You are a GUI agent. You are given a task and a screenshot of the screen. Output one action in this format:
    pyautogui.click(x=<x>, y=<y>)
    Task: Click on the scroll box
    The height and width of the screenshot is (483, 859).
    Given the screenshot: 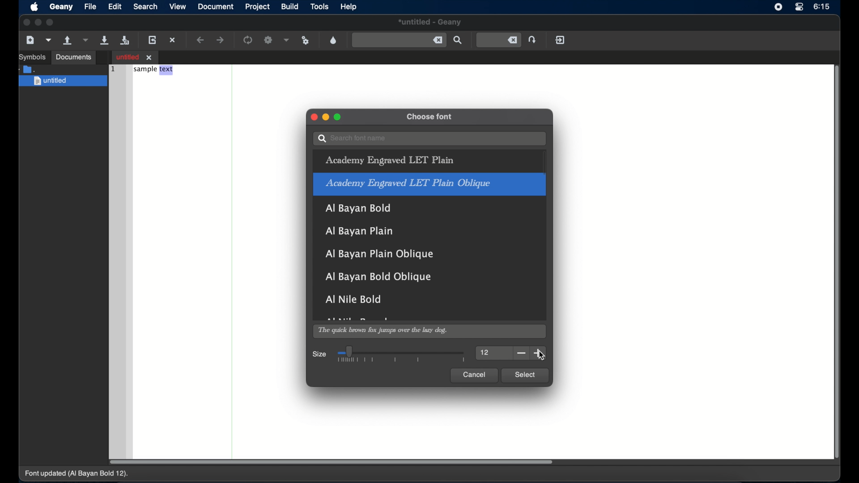 What is the action you would take?
    pyautogui.click(x=838, y=263)
    